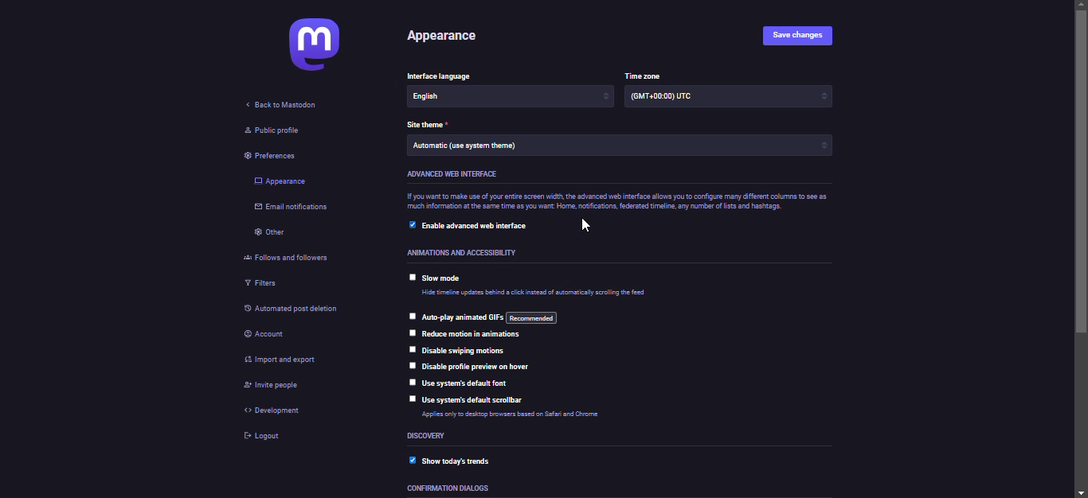  What do you see at coordinates (410, 333) in the screenshot?
I see `click to select` at bounding box center [410, 333].